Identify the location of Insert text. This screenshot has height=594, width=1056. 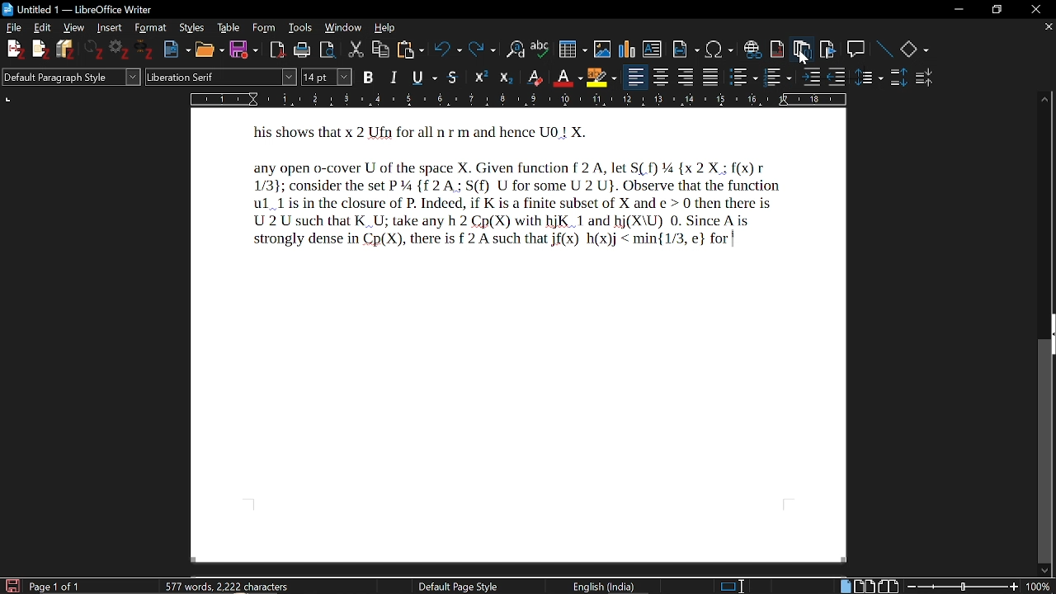
(653, 49).